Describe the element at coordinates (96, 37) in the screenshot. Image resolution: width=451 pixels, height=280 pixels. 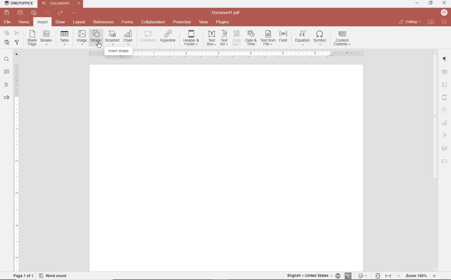
I see `INSERT SHAPE` at that location.